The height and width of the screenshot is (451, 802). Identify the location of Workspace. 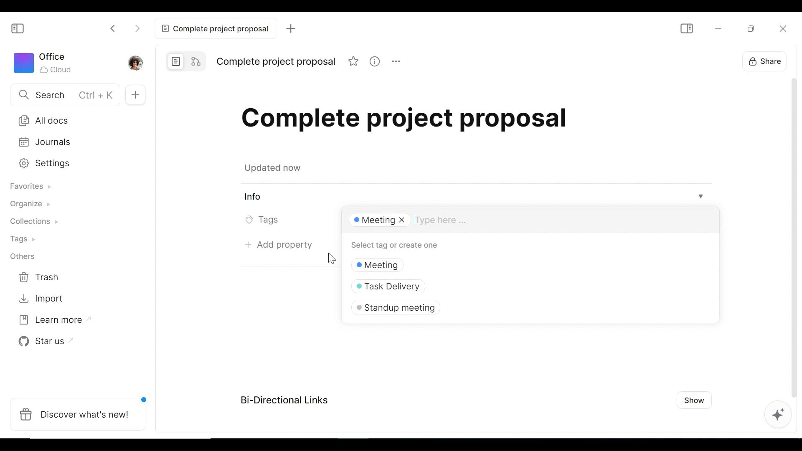
(46, 63).